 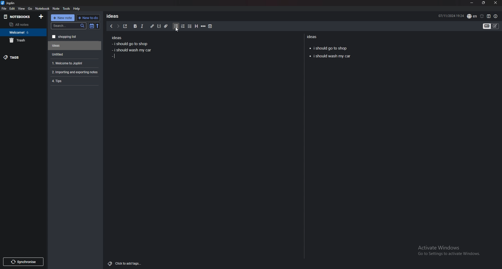 What do you see at coordinates (129, 44) in the screenshot?
I see `i should go to shop` at bounding box center [129, 44].